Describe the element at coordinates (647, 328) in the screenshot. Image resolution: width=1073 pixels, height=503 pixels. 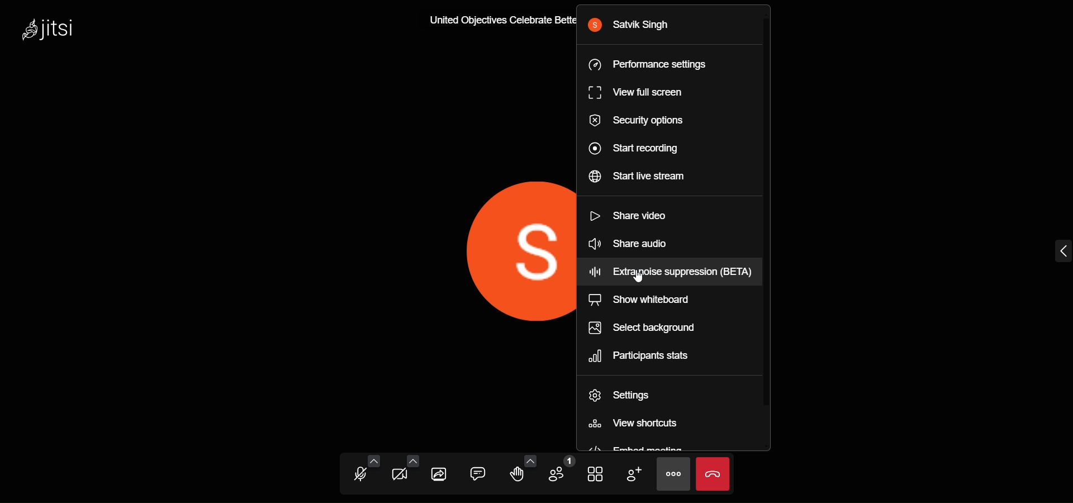
I see `select background` at that location.